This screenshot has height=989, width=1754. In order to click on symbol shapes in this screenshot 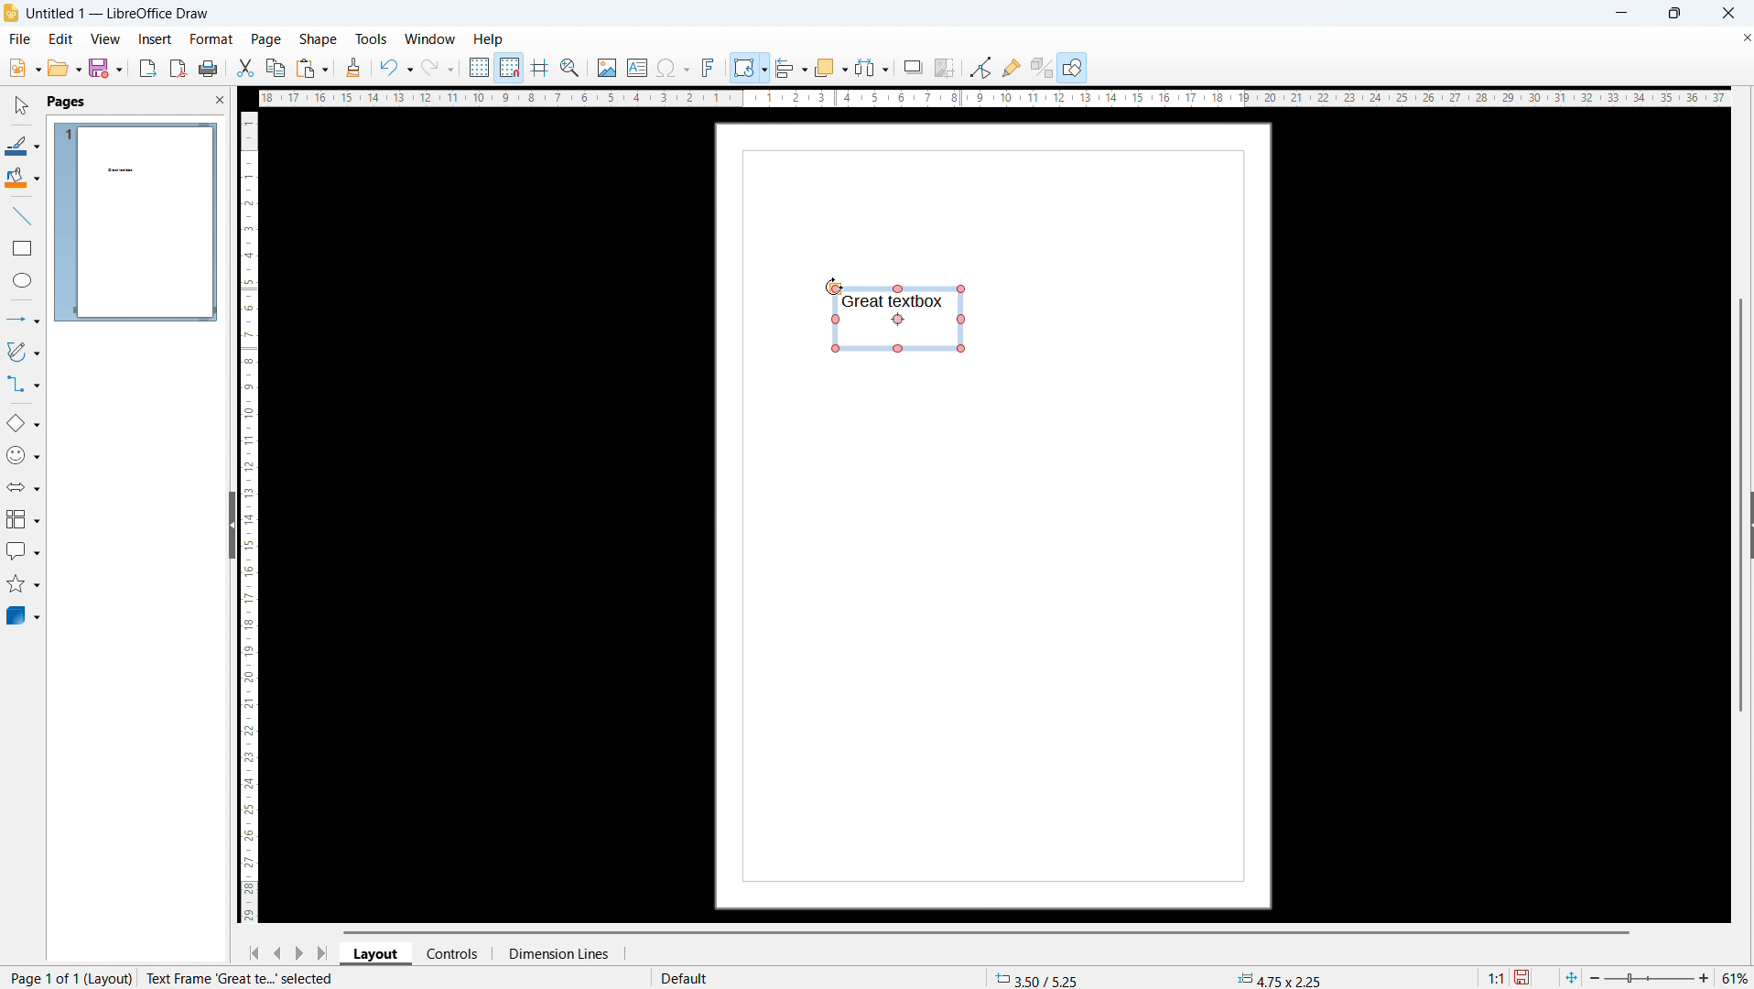, I will do `click(23, 455)`.